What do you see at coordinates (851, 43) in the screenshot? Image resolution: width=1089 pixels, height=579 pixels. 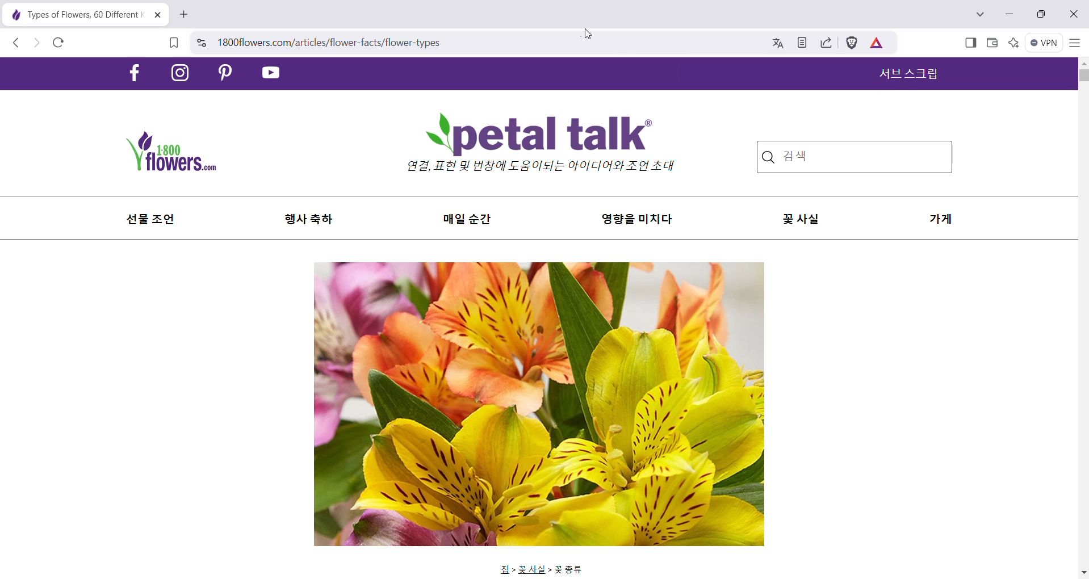 I see `Brave Shields` at bounding box center [851, 43].